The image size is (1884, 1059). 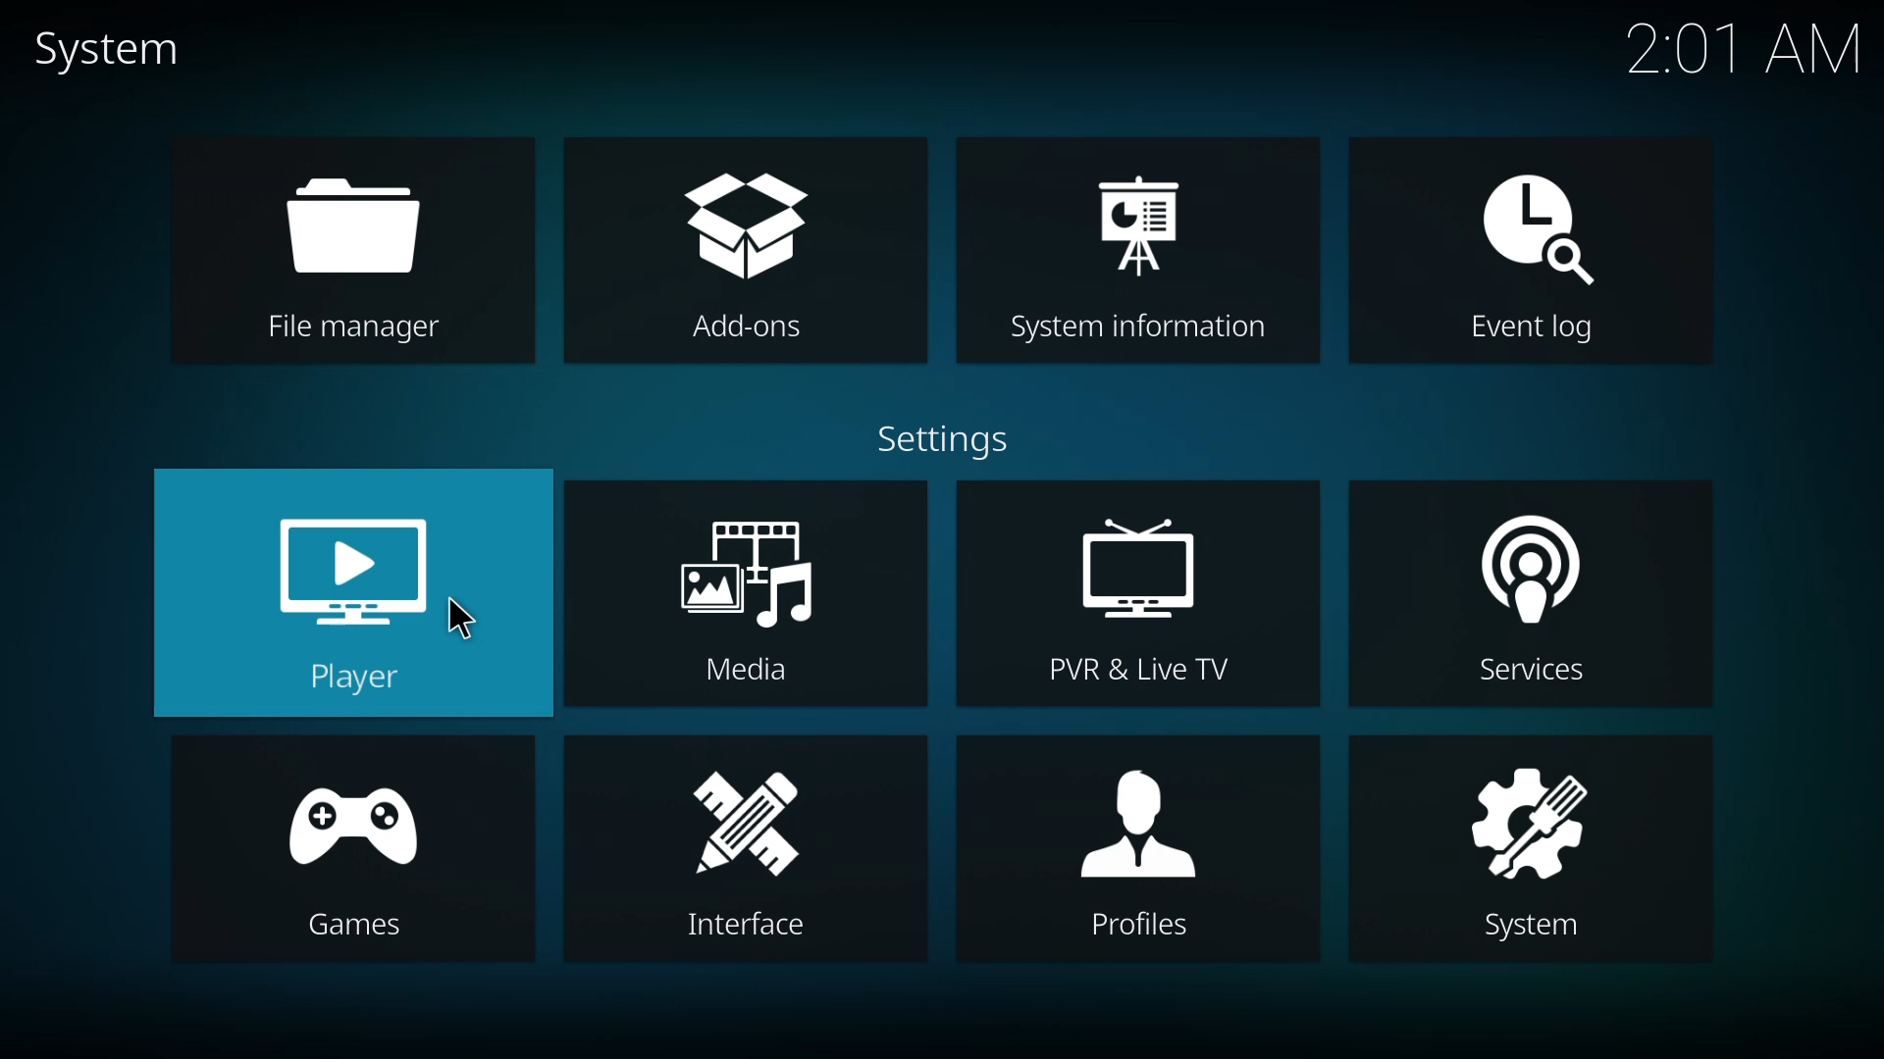 What do you see at coordinates (1523, 851) in the screenshot?
I see `system` at bounding box center [1523, 851].